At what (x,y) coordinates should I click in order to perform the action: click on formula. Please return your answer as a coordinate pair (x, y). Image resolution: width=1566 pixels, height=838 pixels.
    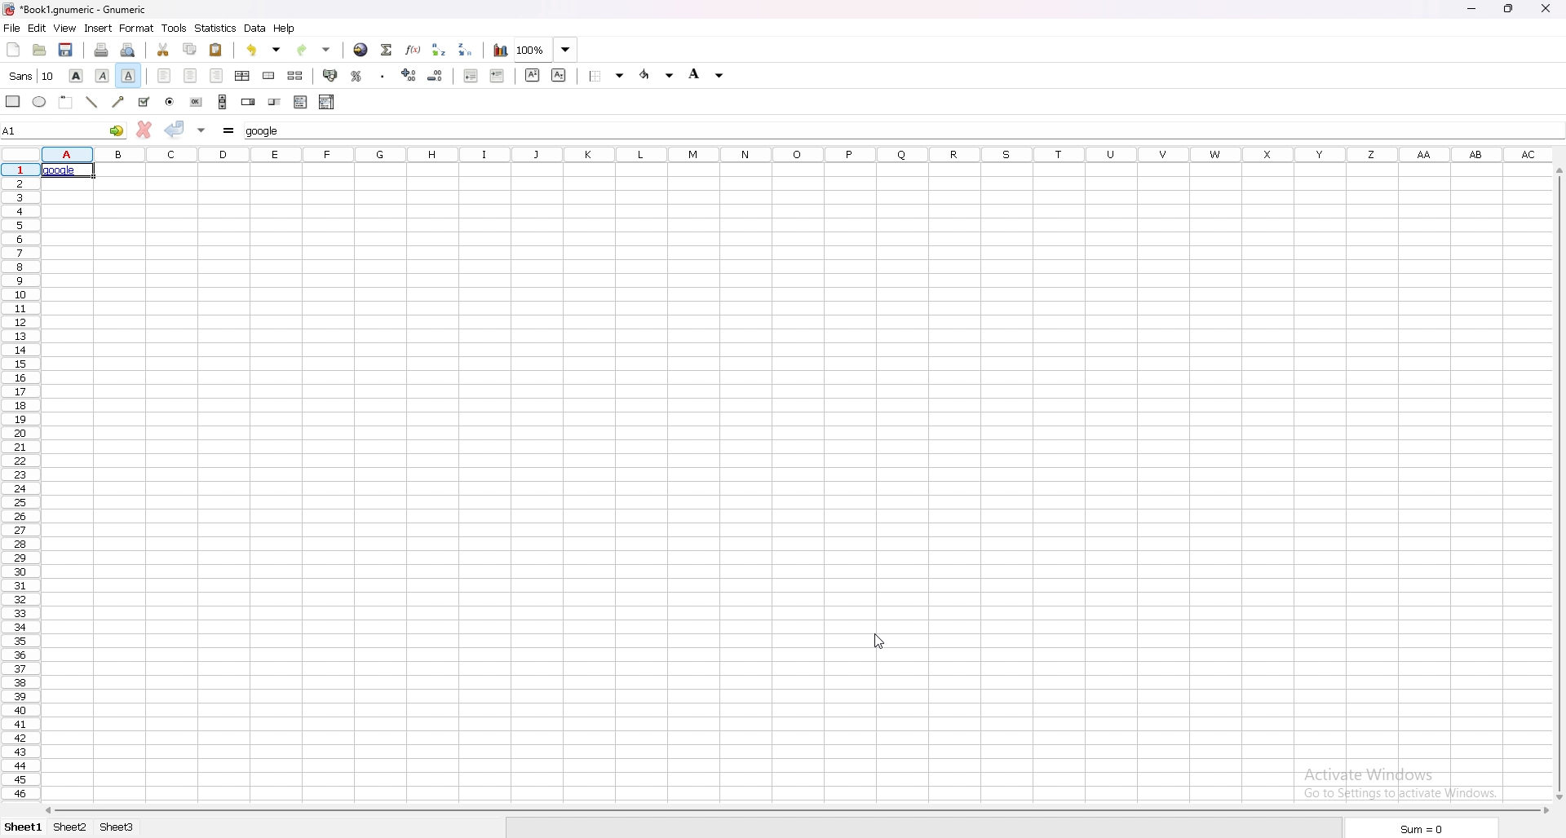
    Looking at the image, I should click on (228, 130).